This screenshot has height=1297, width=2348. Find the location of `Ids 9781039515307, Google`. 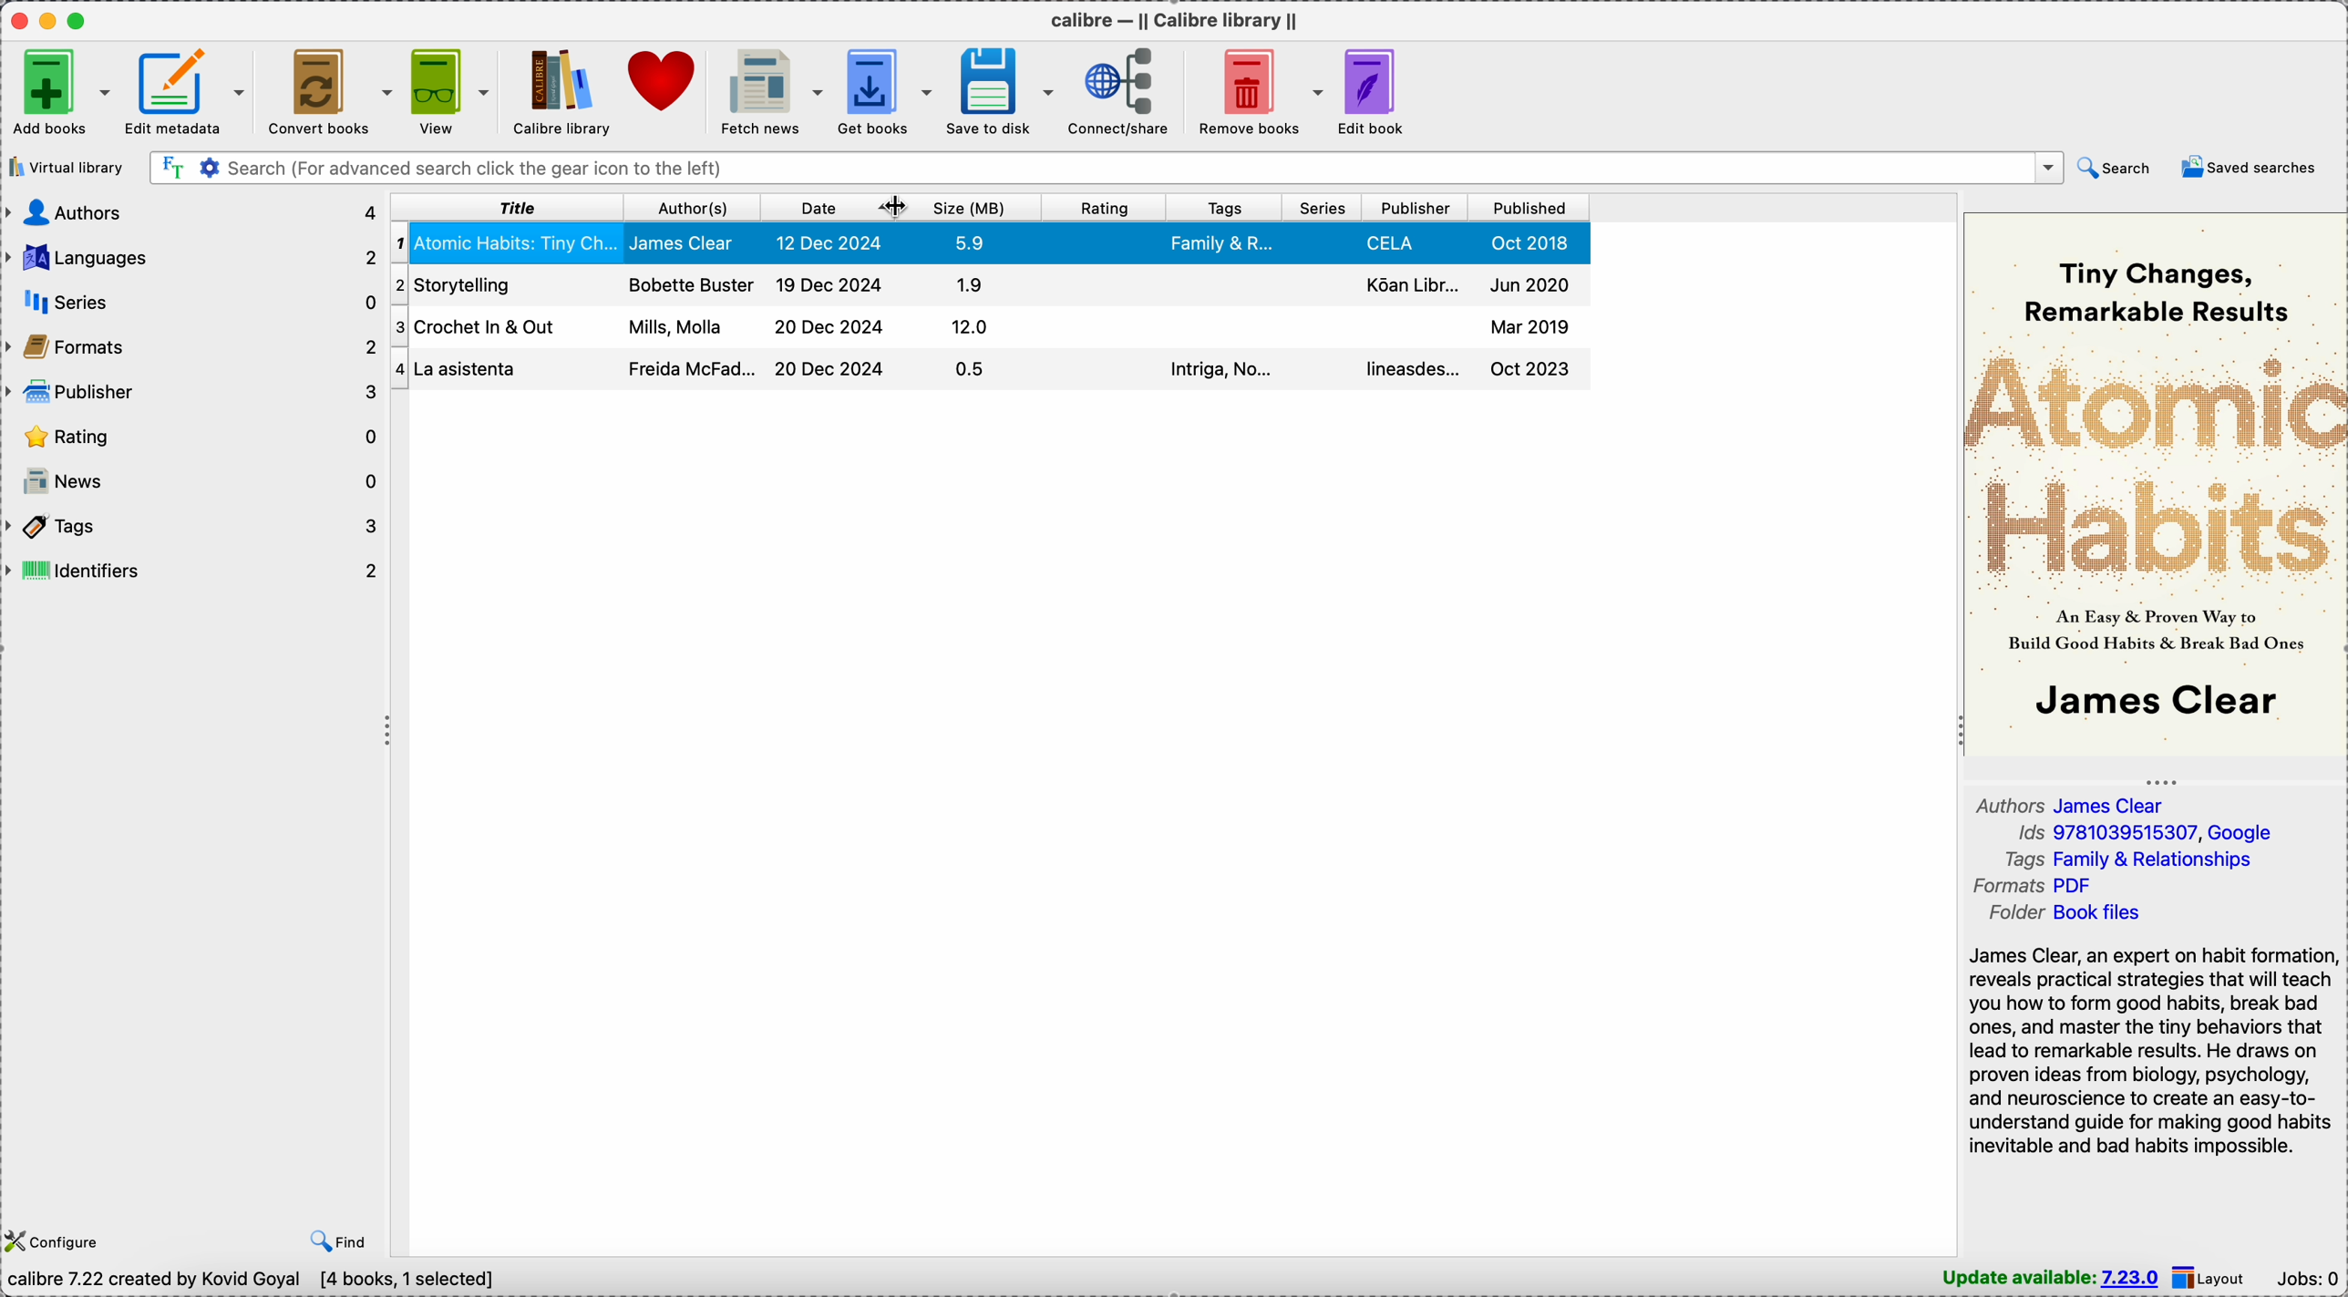

Ids 9781039515307, Google is located at coordinates (2144, 832).